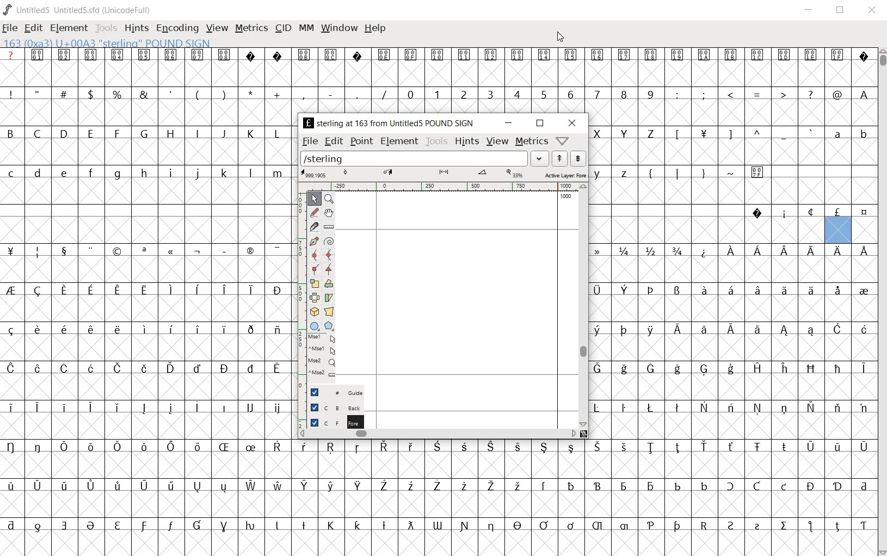 This screenshot has width=887, height=556. I want to click on Symbol, so click(623, 330).